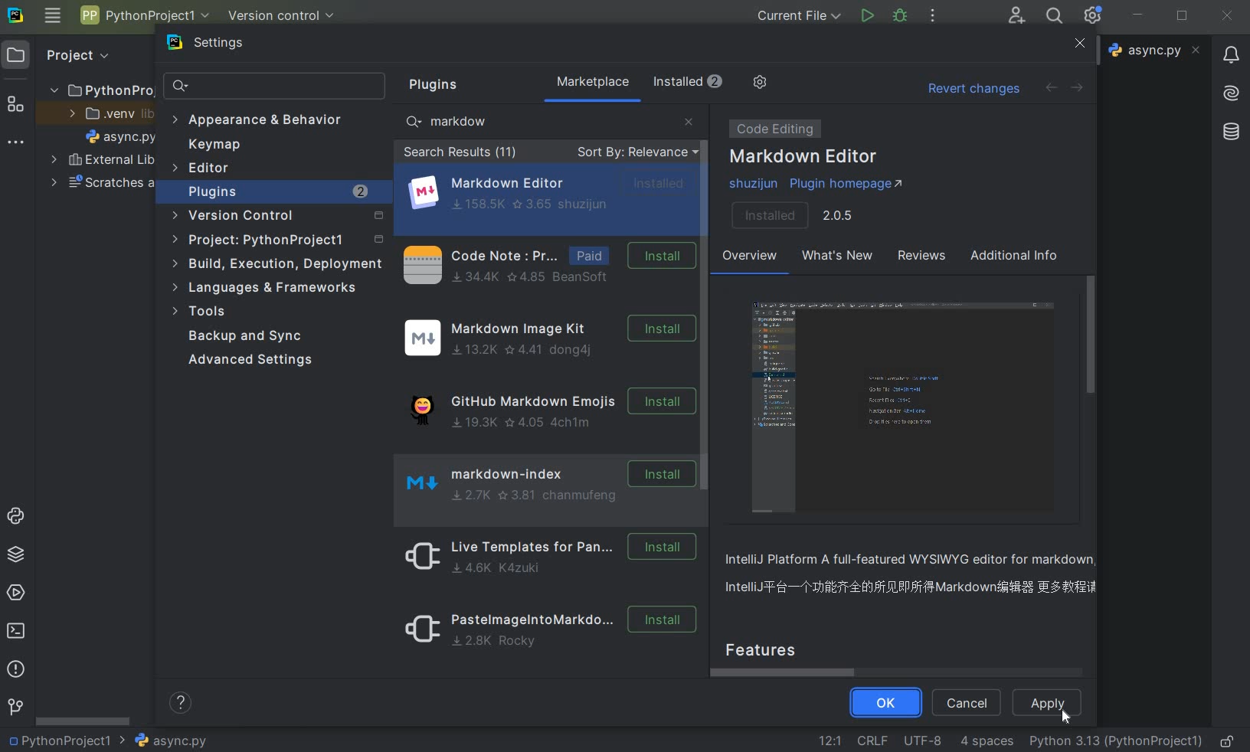  I want to click on more tool windows, so click(16, 145).